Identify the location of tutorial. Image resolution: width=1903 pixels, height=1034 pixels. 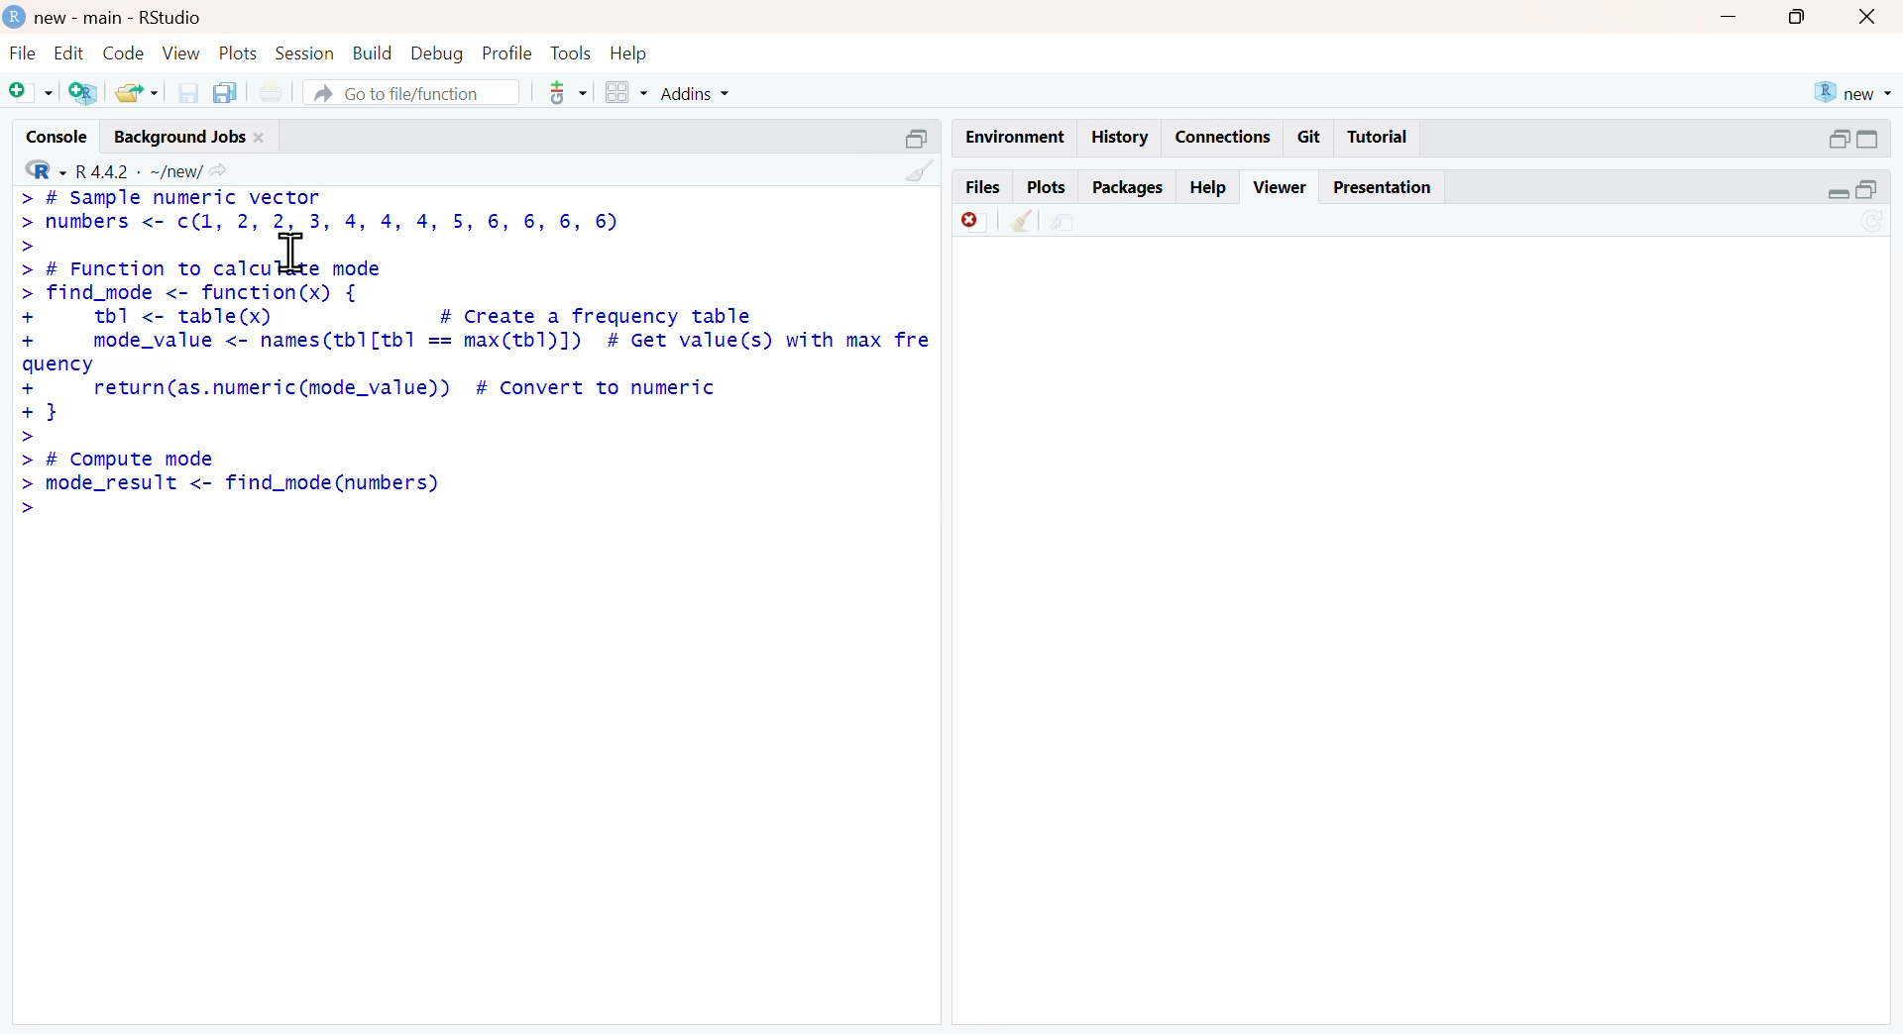
(1379, 138).